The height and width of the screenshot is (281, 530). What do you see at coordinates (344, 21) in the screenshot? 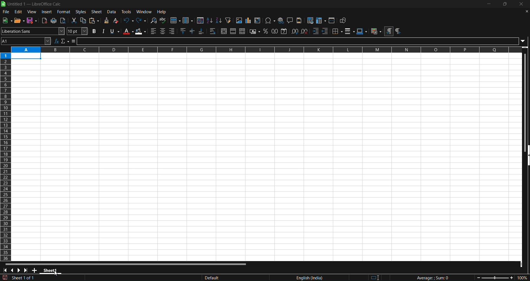
I see `show draw functions` at bounding box center [344, 21].